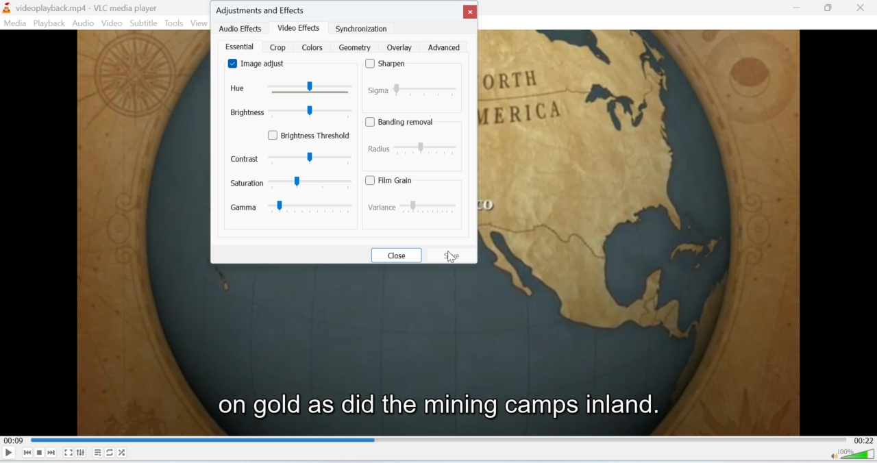 The height and width of the screenshot is (463, 877). I want to click on Stop, so click(40, 453).